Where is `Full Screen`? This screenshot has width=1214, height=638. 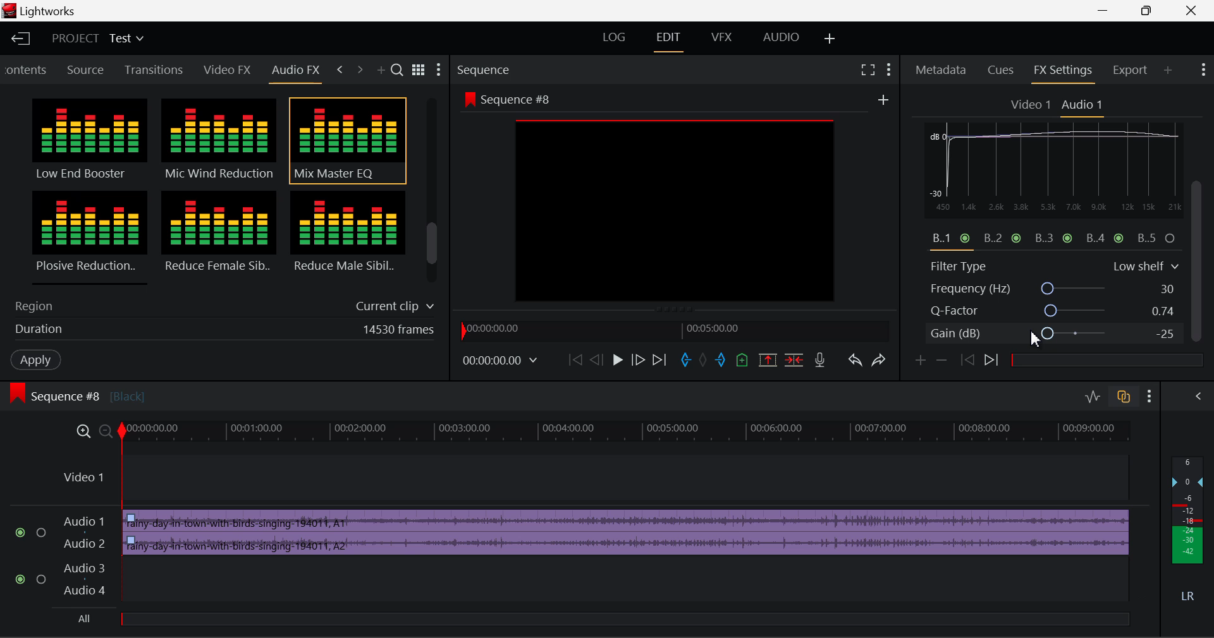 Full Screen is located at coordinates (868, 69).